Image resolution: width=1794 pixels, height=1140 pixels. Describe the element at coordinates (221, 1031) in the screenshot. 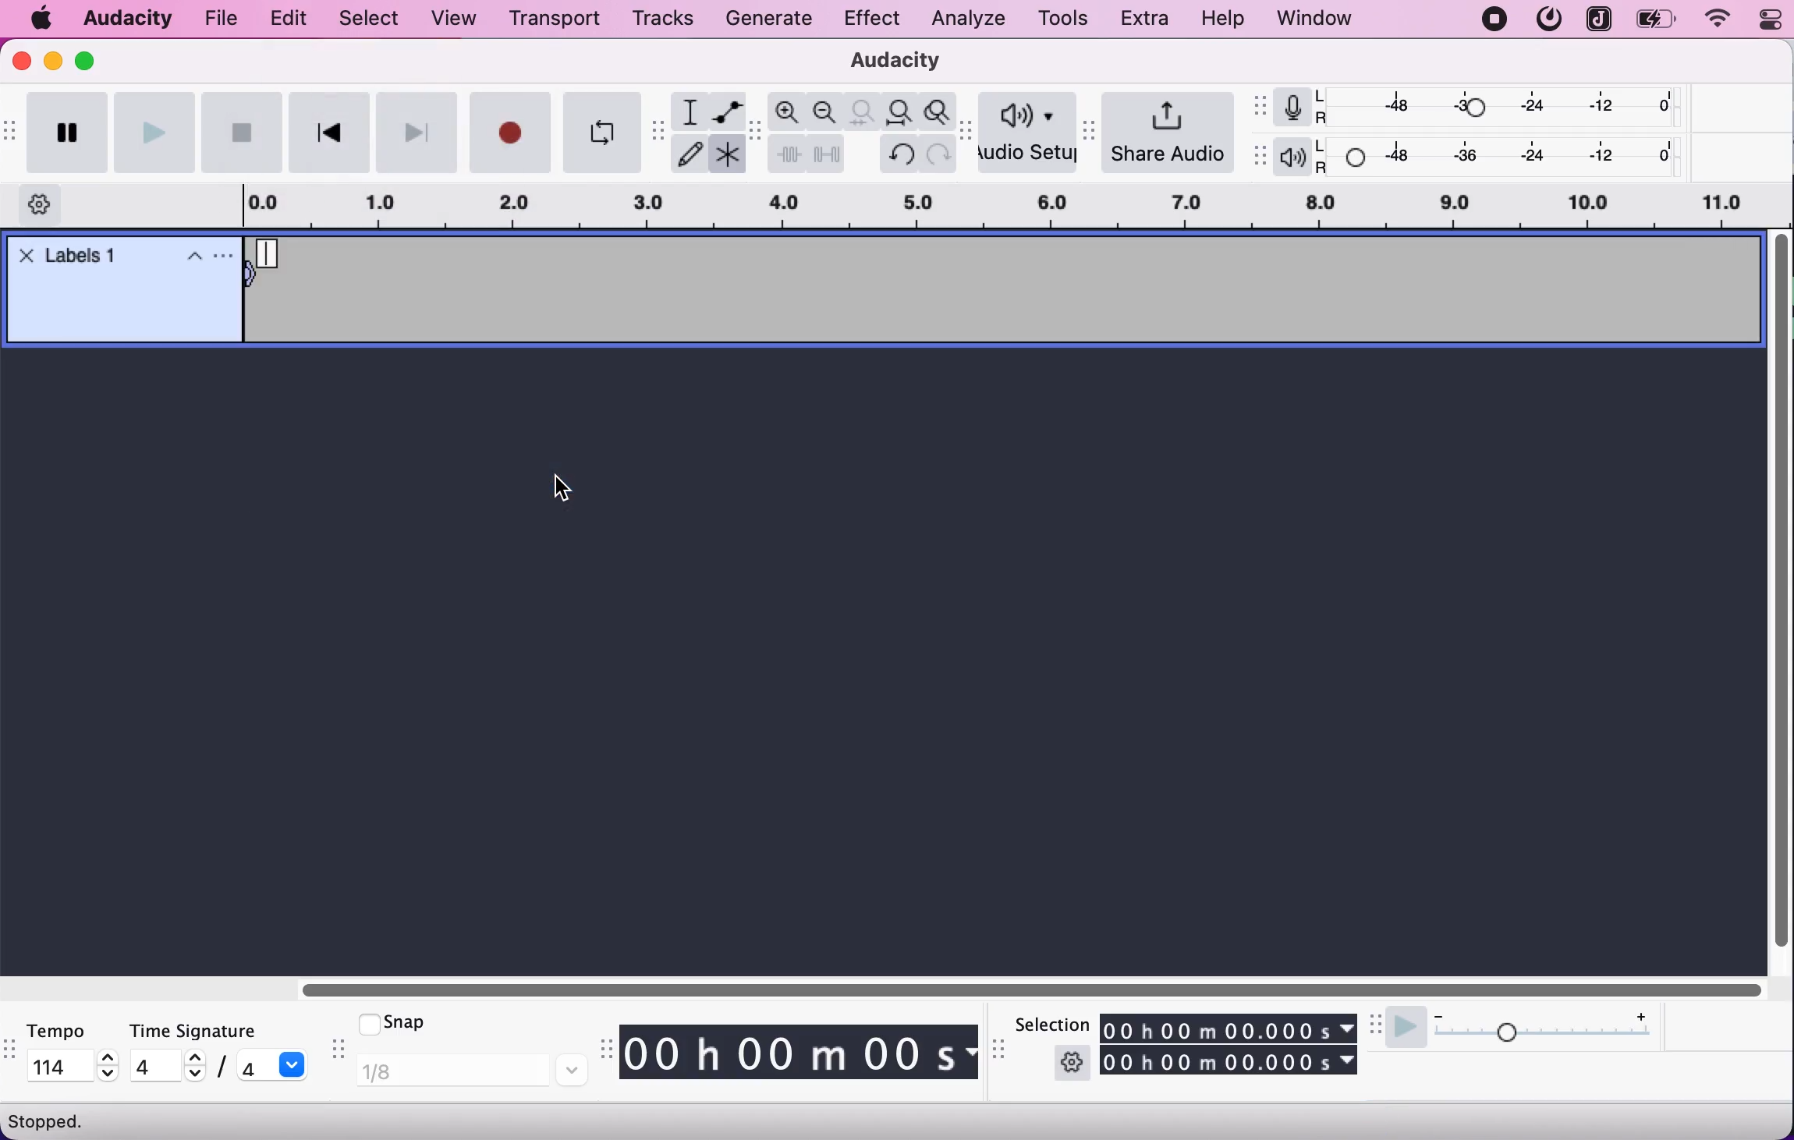

I see `time signature` at that location.